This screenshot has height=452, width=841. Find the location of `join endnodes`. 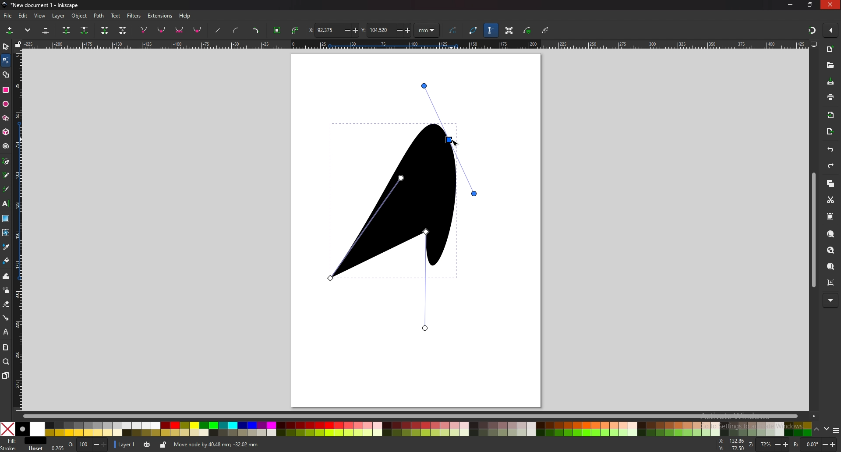

join endnodes is located at coordinates (106, 30).